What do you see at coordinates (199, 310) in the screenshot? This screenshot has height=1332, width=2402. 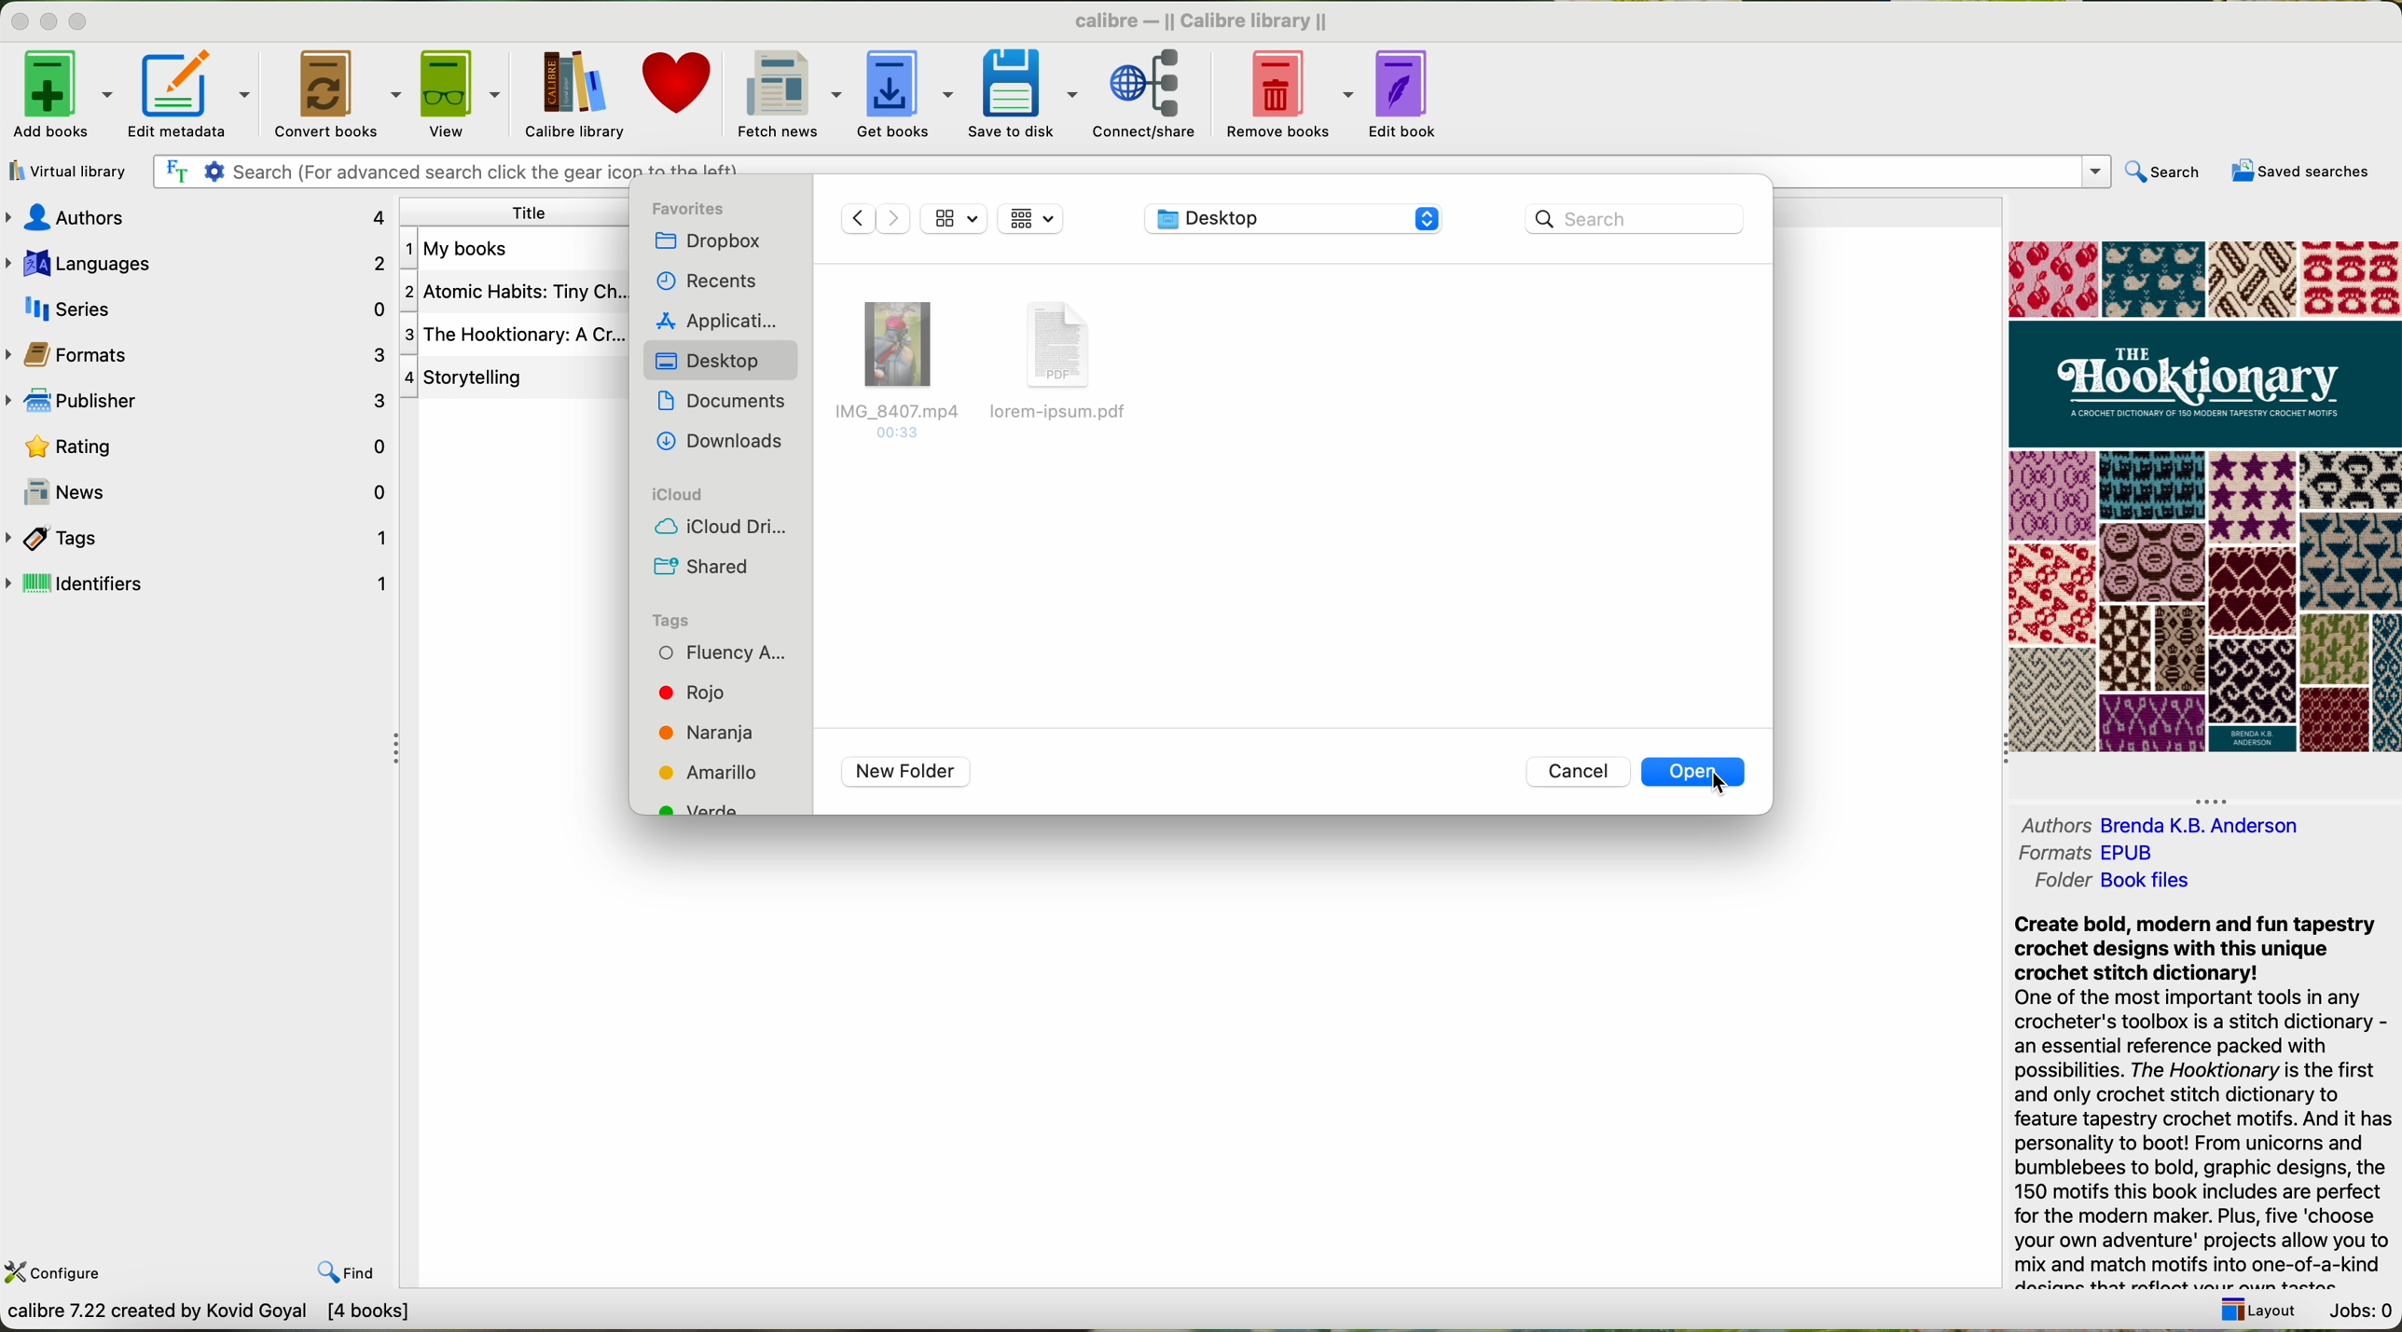 I see `series` at bounding box center [199, 310].